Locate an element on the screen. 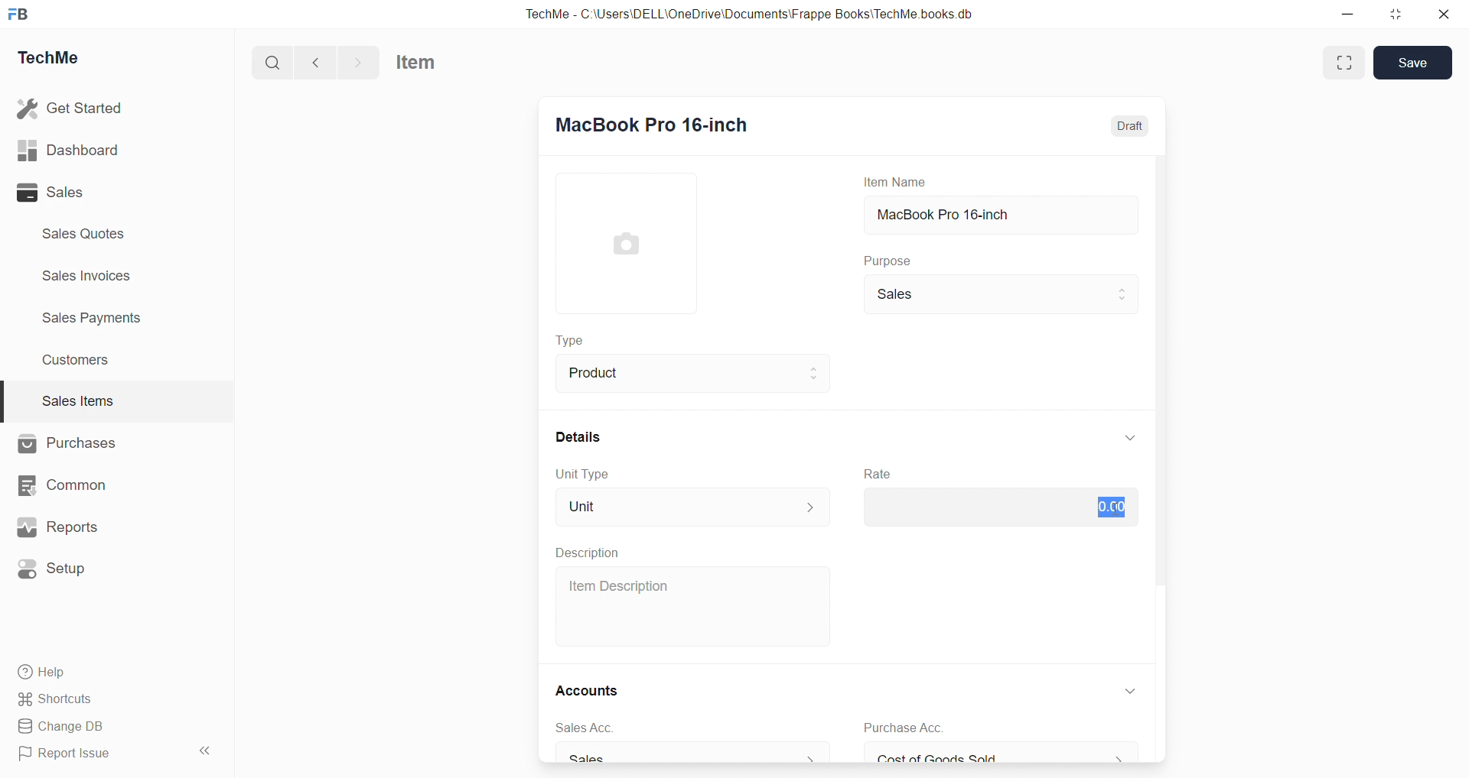 The image size is (1469, 778). Item Name is located at coordinates (893, 183).